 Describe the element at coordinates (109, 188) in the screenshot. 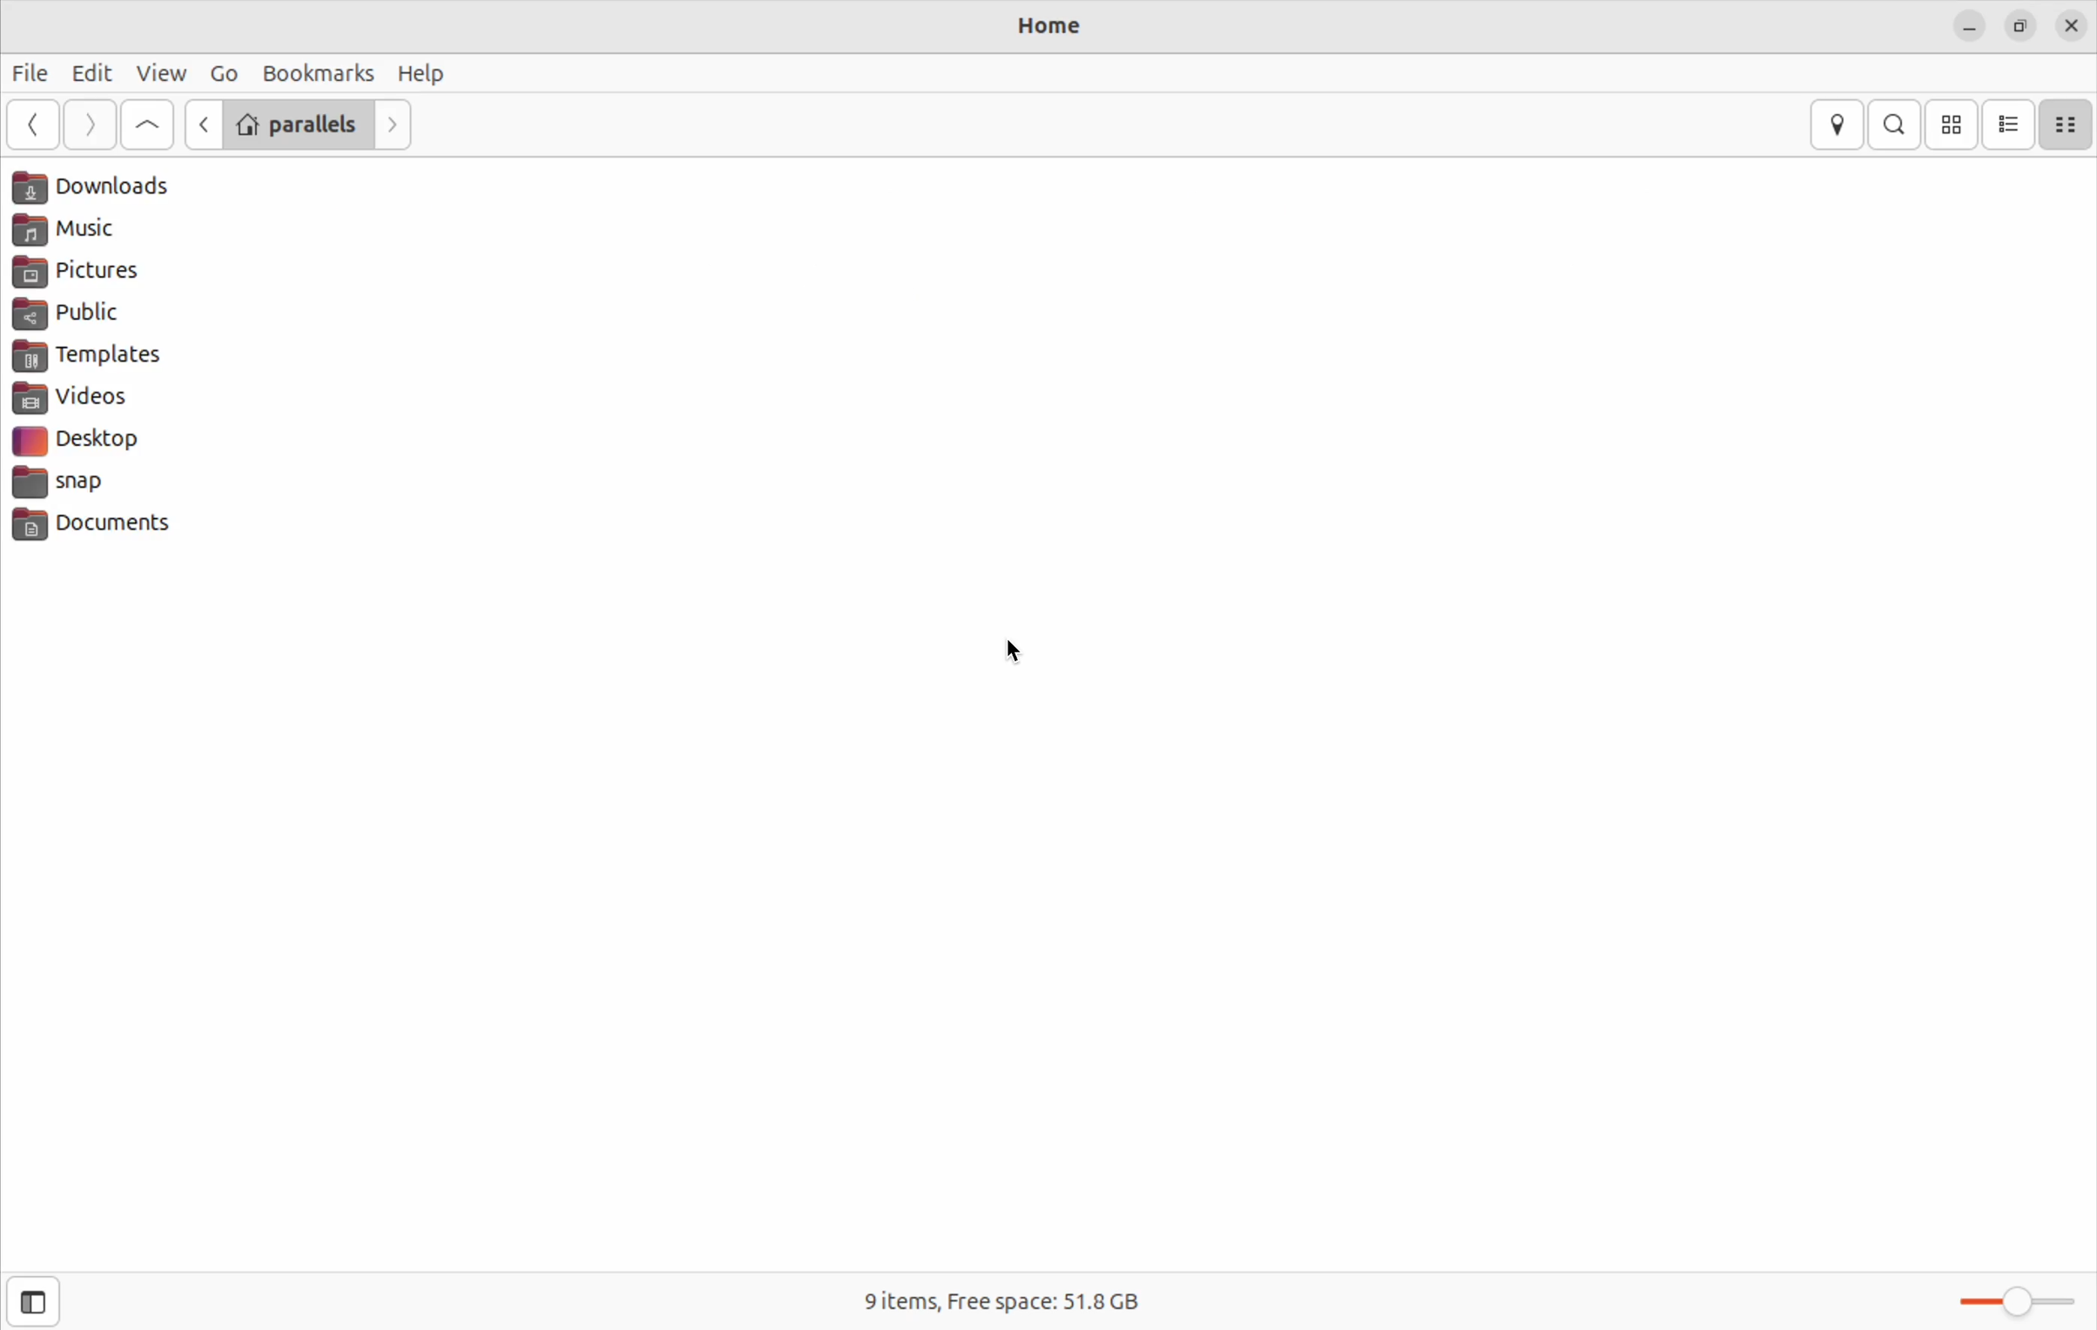

I see `downloads` at that location.